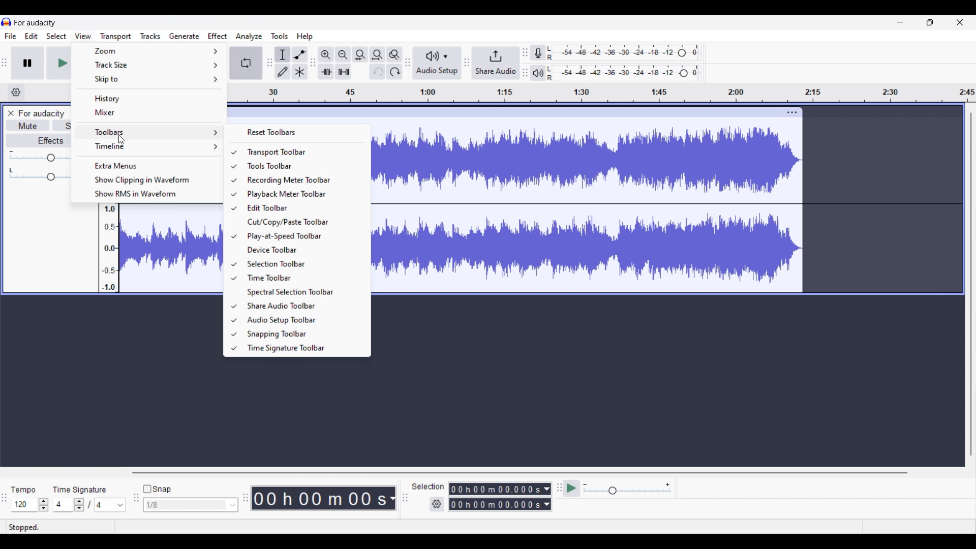 This screenshot has height=549, width=976. What do you see at coordinates (16, 92) in the screenshot?
I see `Timeline options` at bounding box center [16, 92].